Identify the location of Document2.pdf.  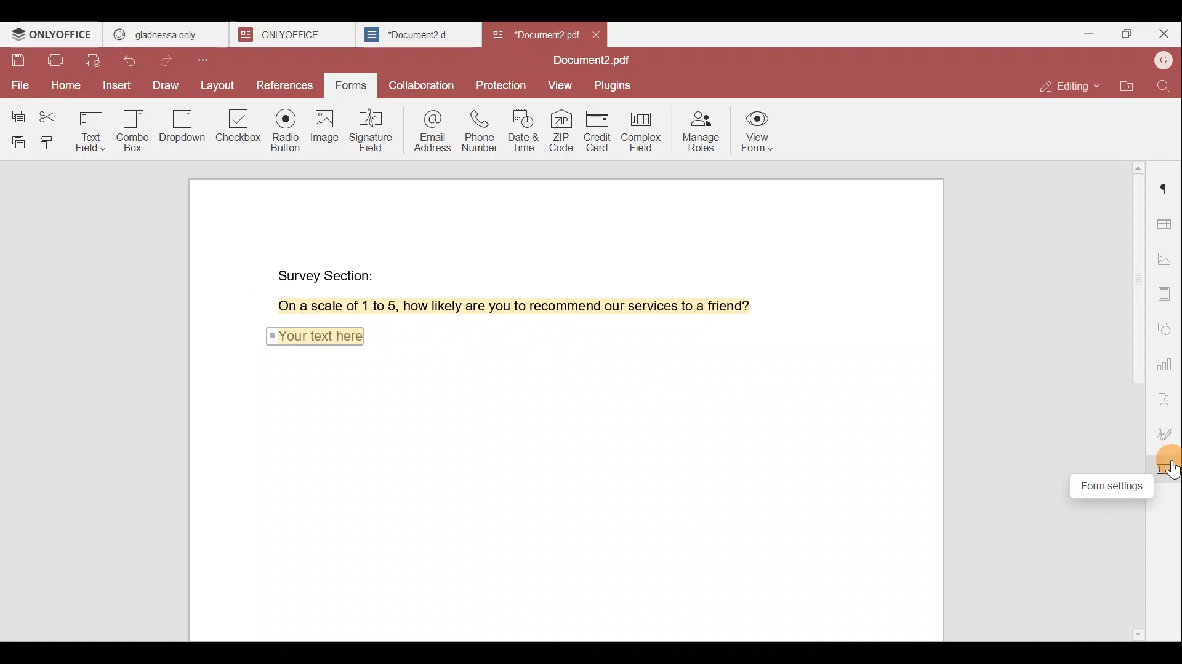
(533, 34).